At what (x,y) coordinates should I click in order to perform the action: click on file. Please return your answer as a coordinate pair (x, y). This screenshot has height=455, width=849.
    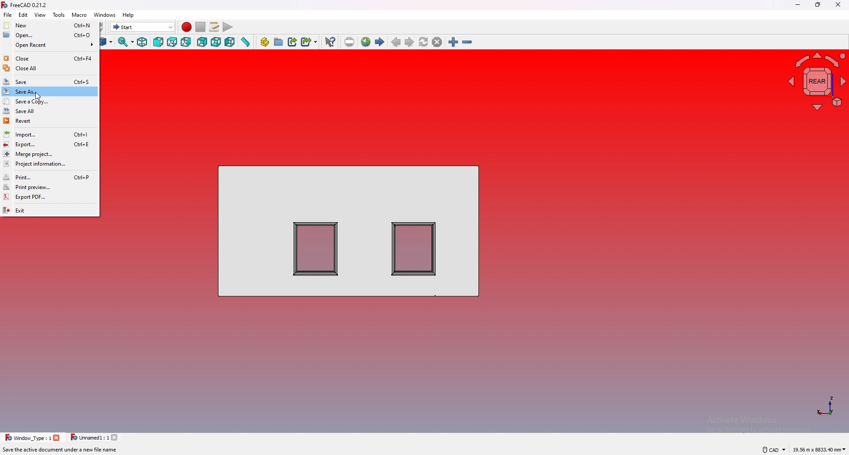
    Looking at the image, I should click on (8, 15).